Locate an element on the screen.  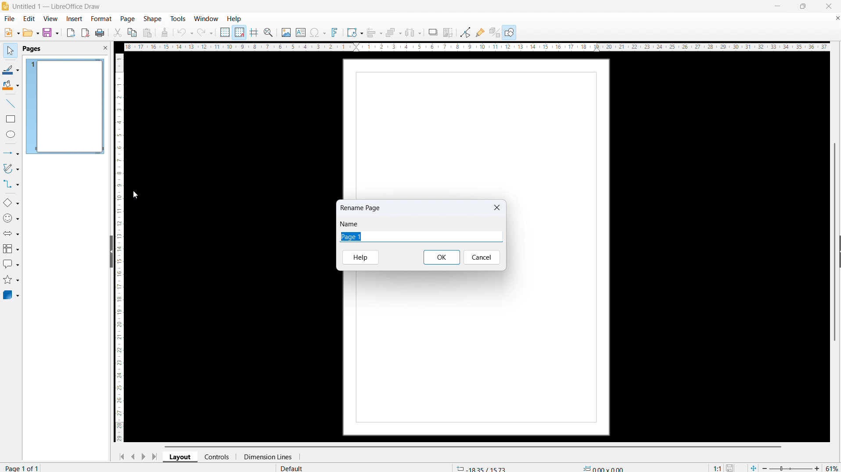
callout shapes is located at coordinates (11, 265).